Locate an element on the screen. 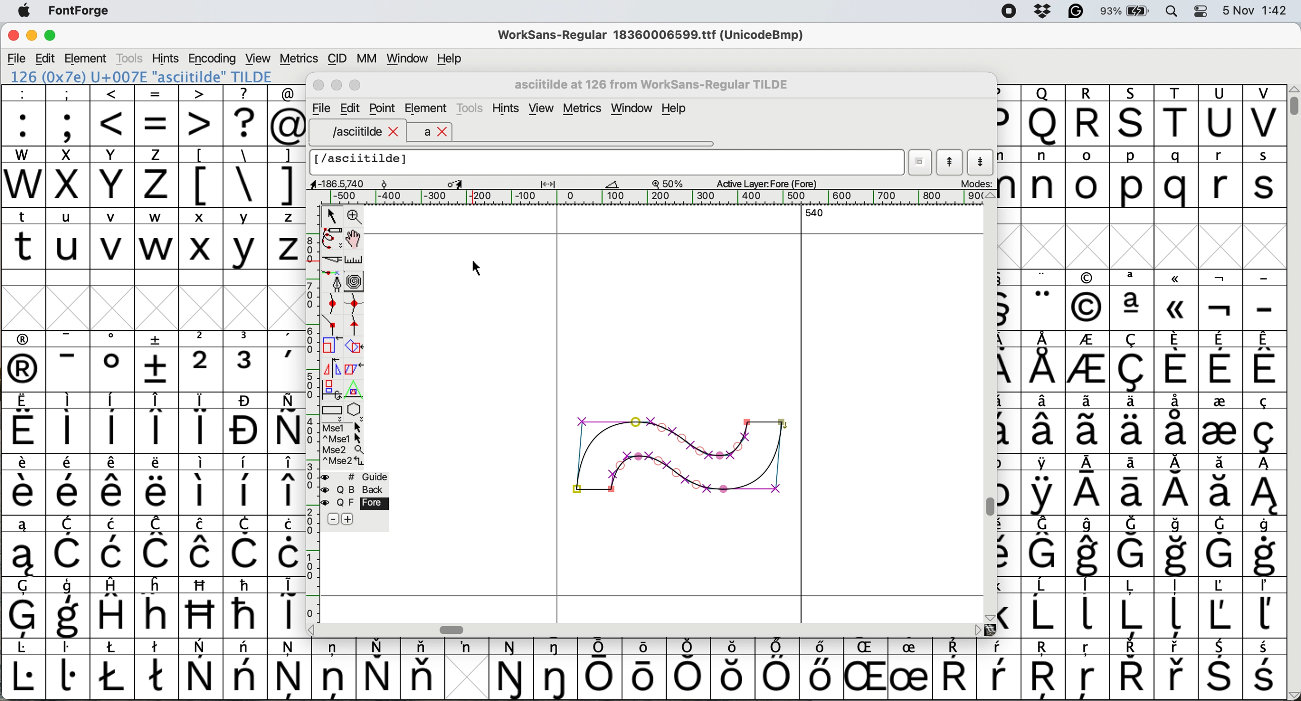 The height and width of the screenshot is (701, 1301). ] is located at coordinates (286, 175).